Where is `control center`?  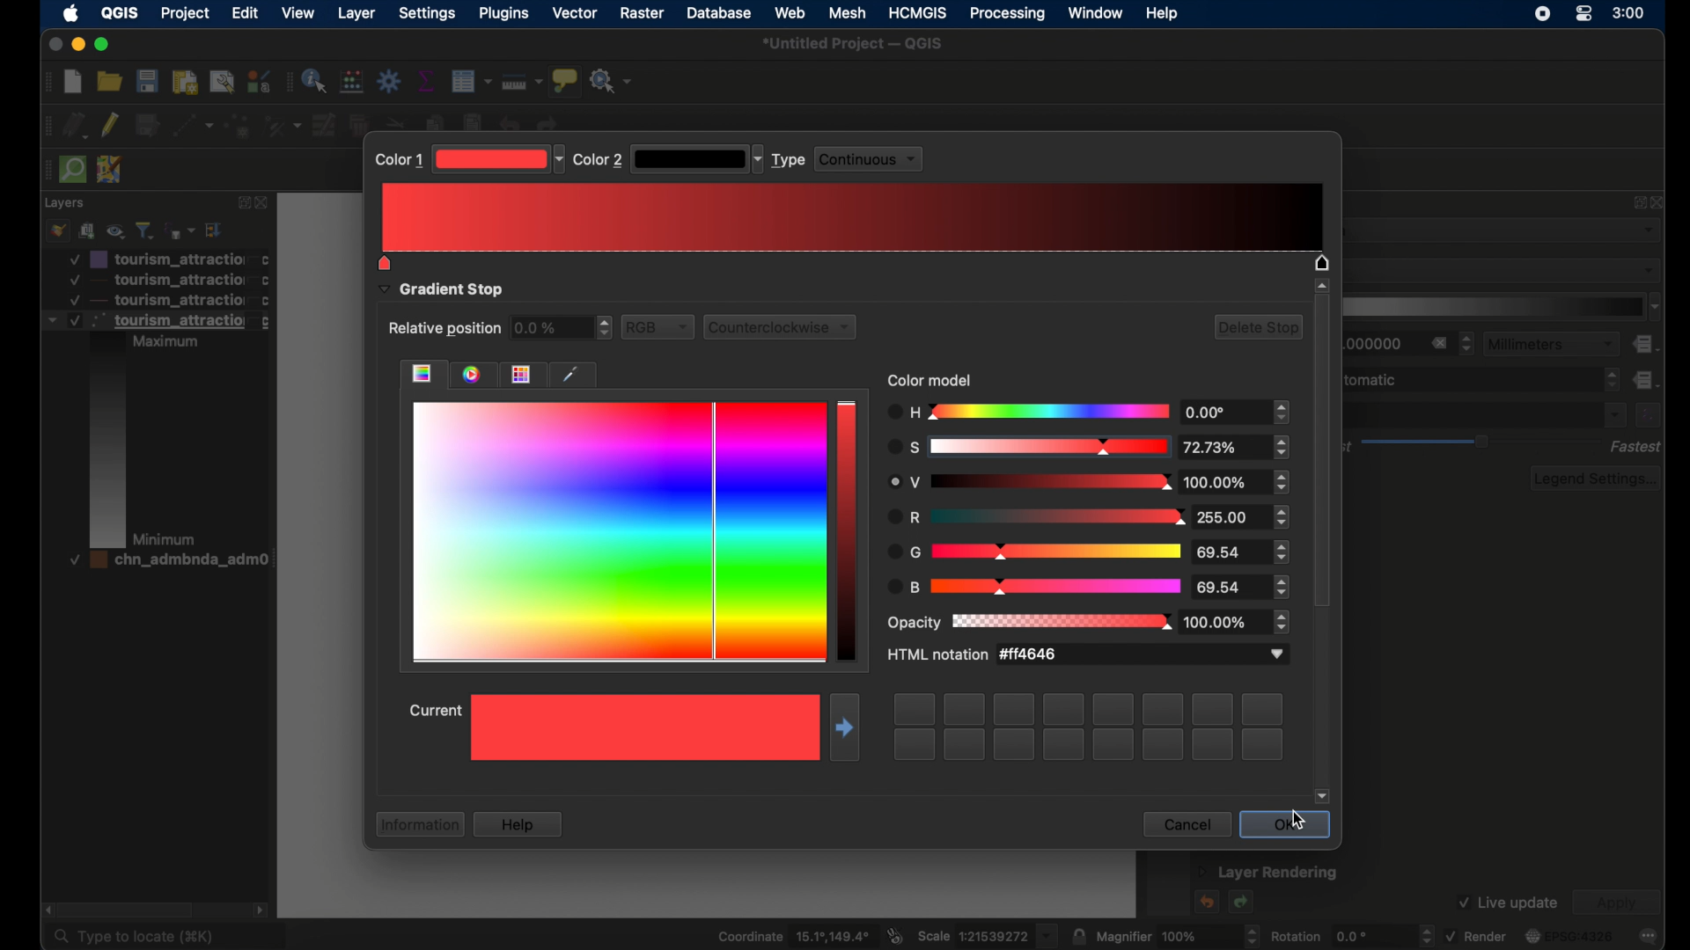 control center is located at coordinates (1583, 13).